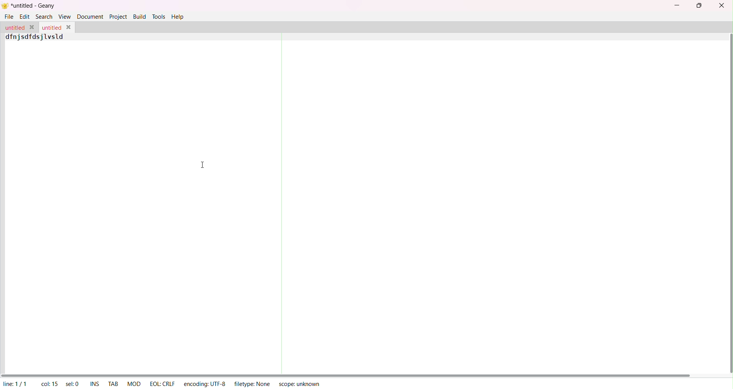 This screenshot has width=733, height=389. Describe the element at coordinates (204, 383) in the screenshot. I see `encoding: UTF-8` at that location.